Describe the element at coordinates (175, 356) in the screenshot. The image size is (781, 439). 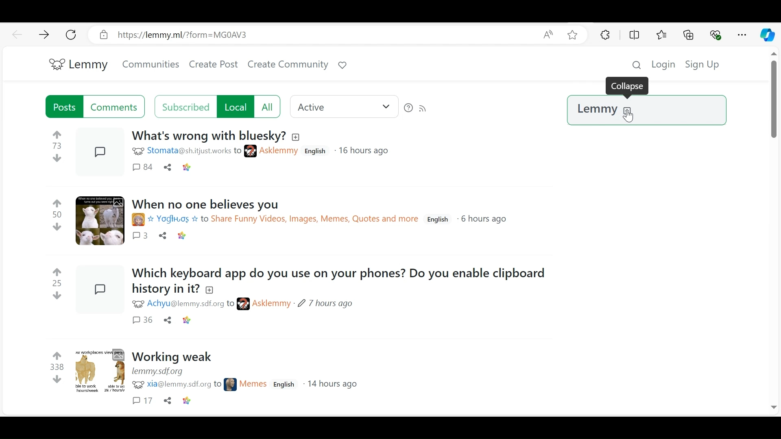
I see `Title` at that location.